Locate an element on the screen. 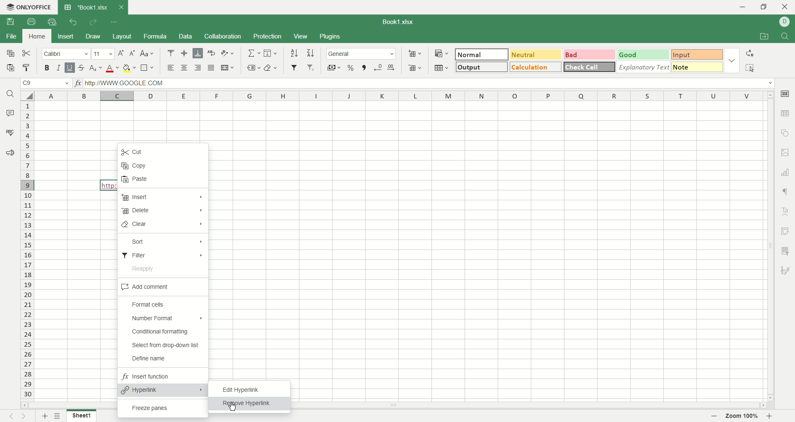 This screenshot has width=795, height=422. zoom out is located at coordinates (715, 416).